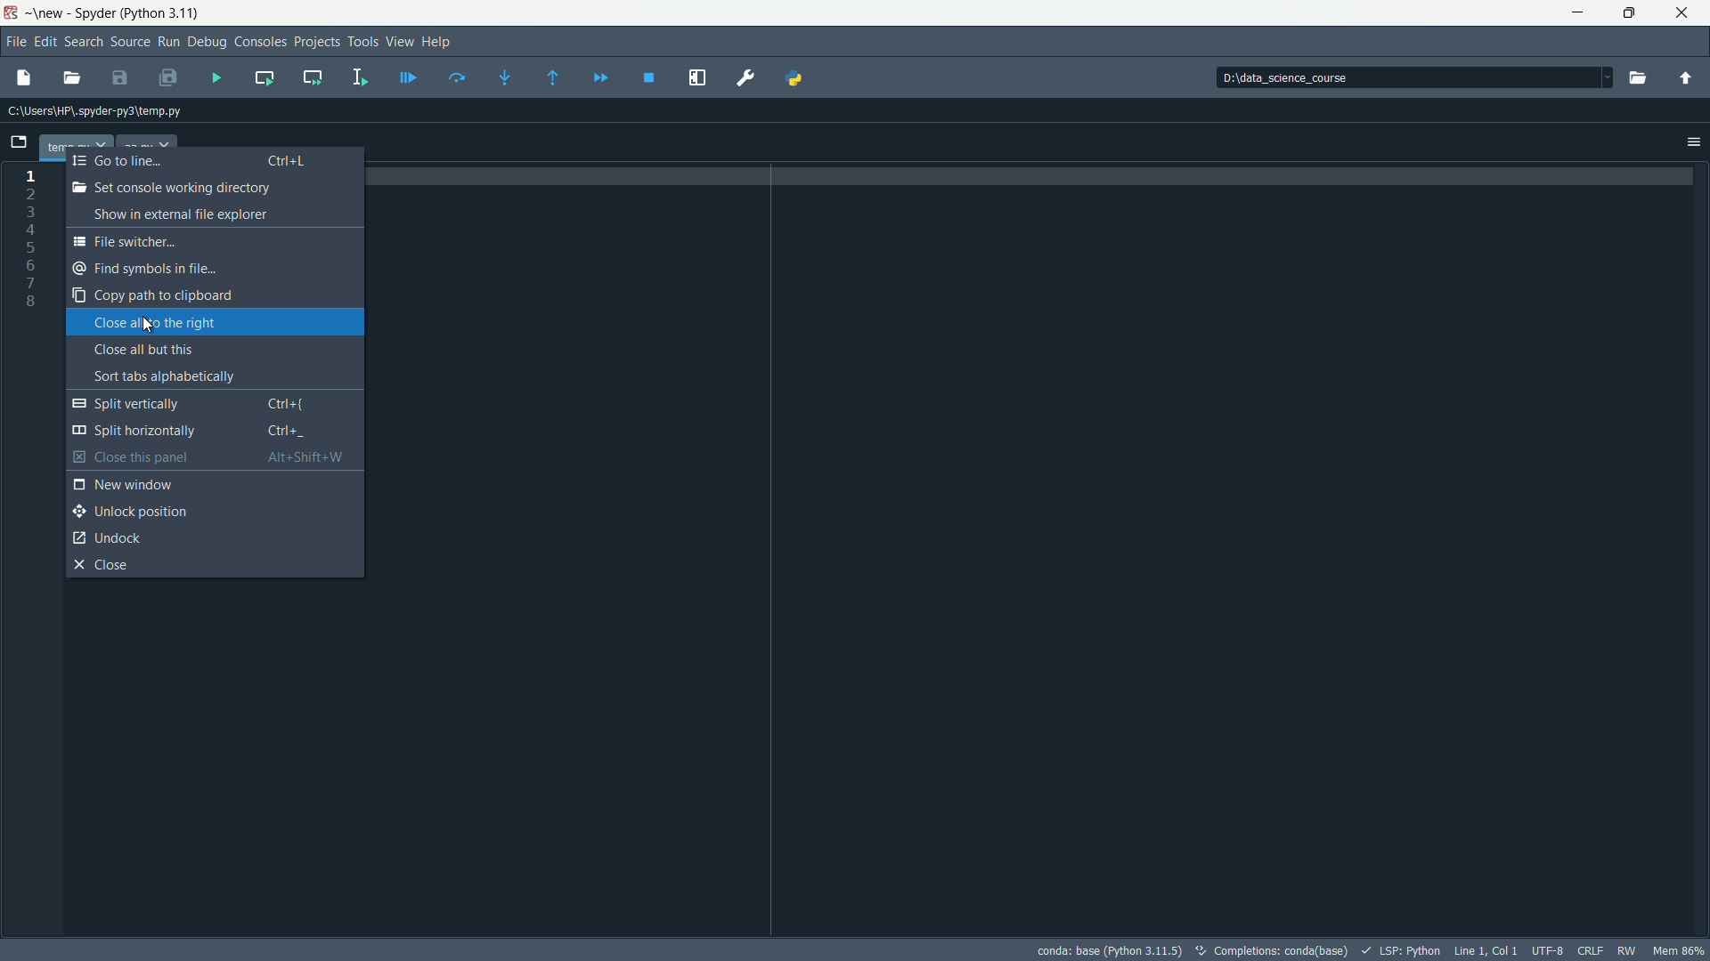  What do you see at coordinates (318, 43) in the screenshot?
I see `projects menu` at bounding box center [318, 43].